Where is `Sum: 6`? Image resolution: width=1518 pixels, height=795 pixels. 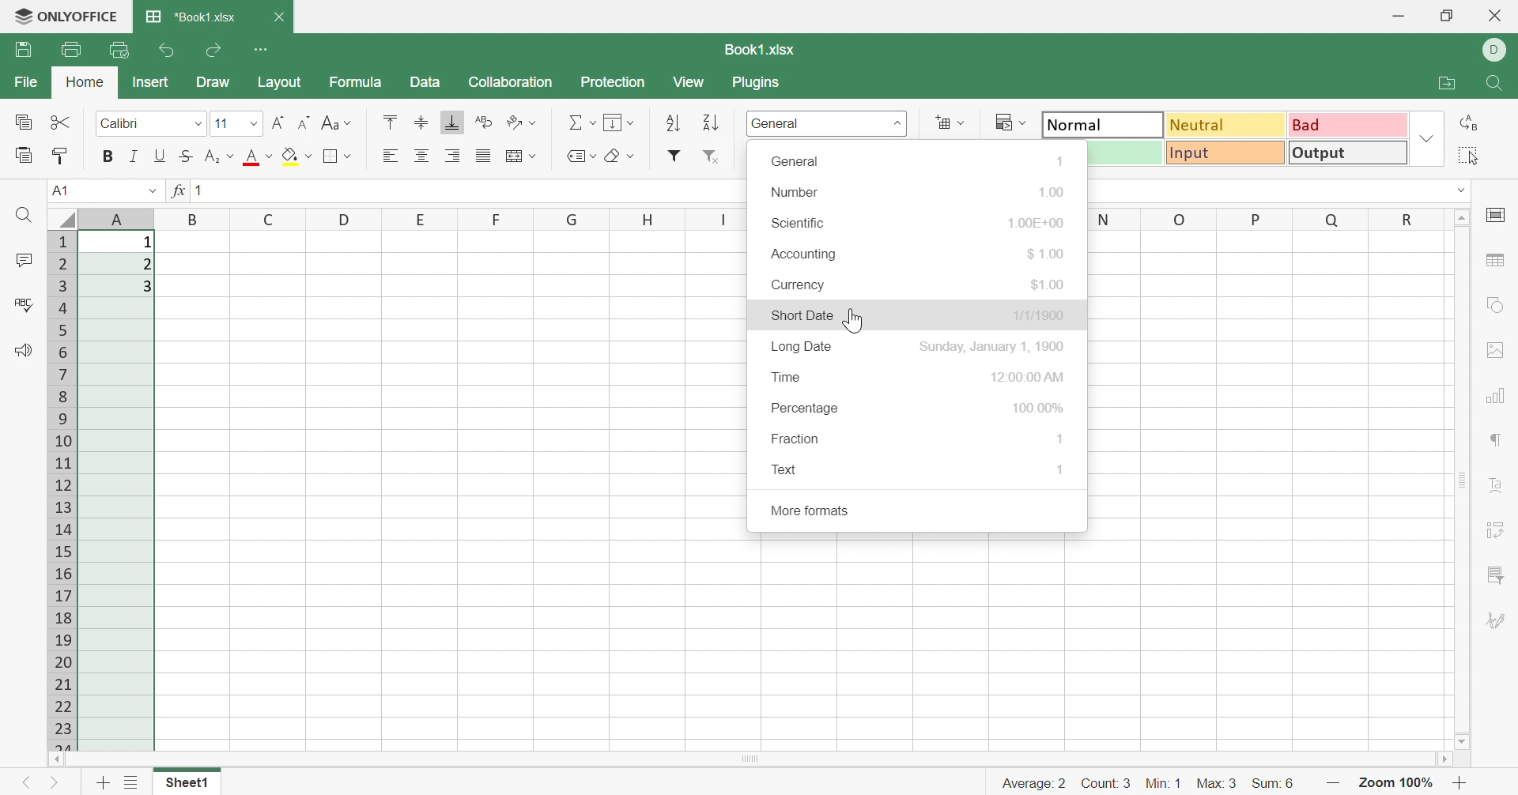
Sum: 6 is located at coordinates (1275, 786).